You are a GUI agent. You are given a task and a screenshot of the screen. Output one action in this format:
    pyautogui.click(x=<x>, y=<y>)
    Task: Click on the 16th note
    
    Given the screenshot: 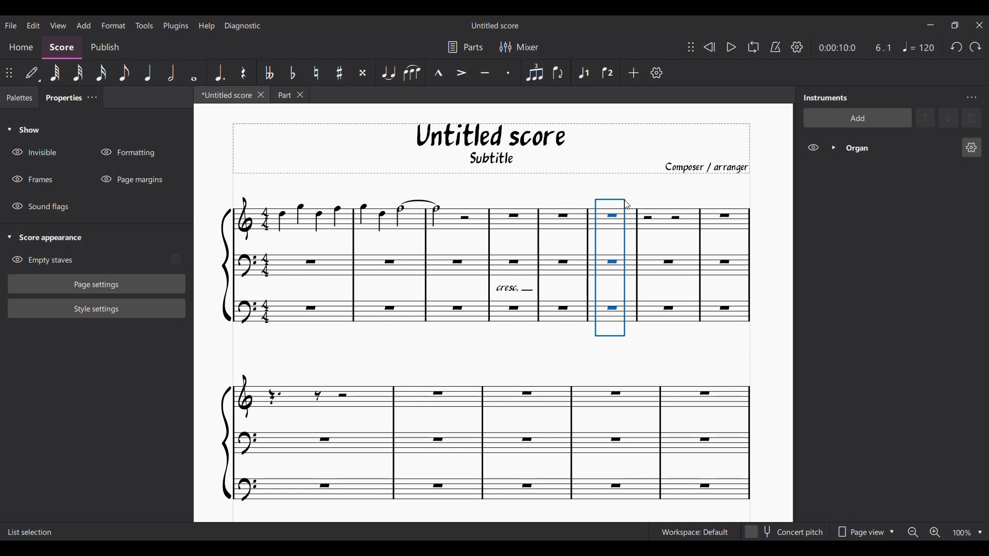 What is the action you would take?
    pyautogui.click(x=101, y=73)
    